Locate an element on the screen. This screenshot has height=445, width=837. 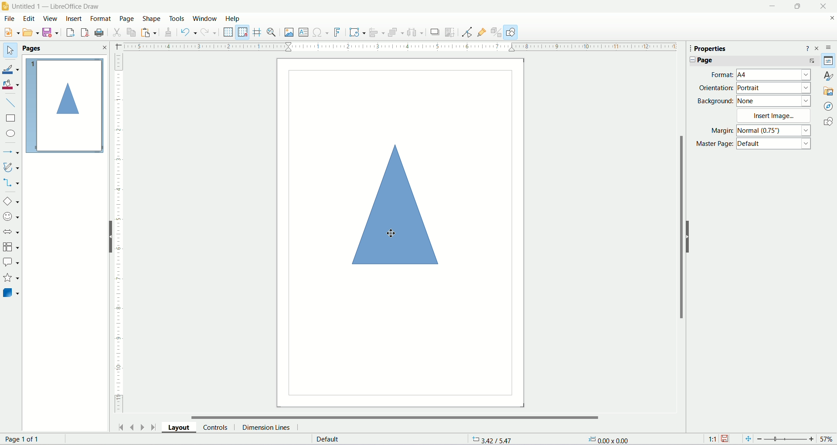
Master Page is located at coordinates (713, 144).